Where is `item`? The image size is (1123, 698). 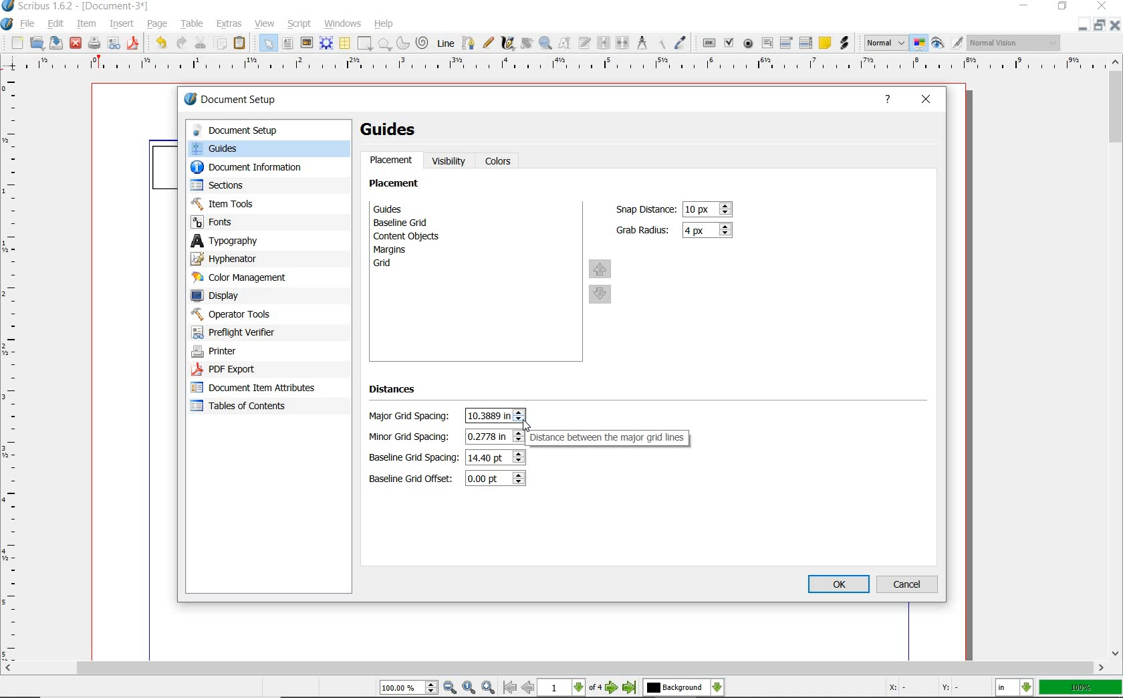
item is located at coordinates (86, 25).